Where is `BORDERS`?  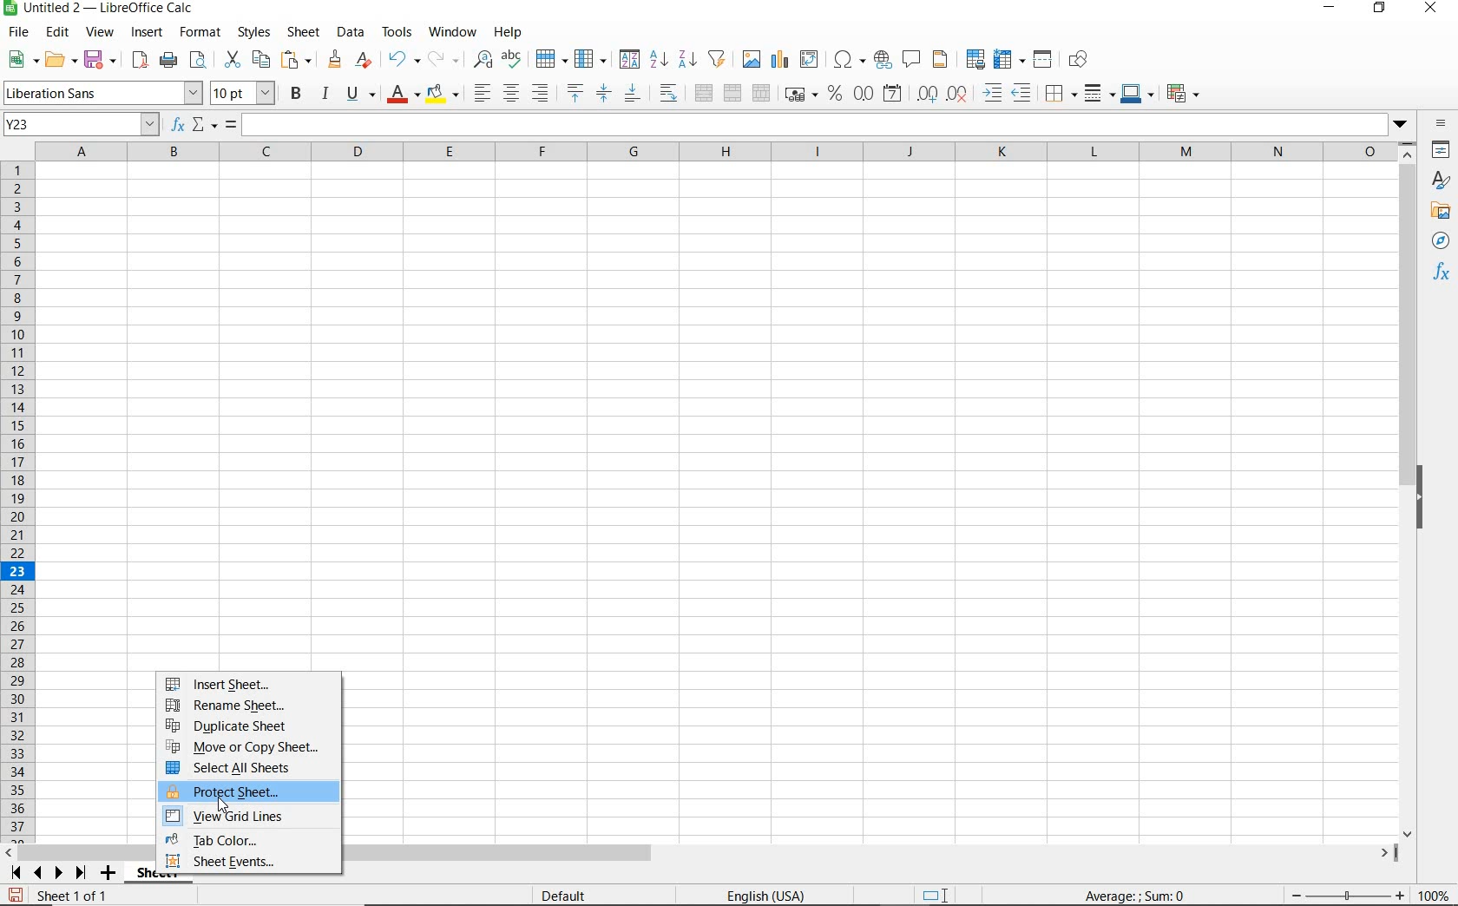 BORDERS is located at coordinates (1059, 95).